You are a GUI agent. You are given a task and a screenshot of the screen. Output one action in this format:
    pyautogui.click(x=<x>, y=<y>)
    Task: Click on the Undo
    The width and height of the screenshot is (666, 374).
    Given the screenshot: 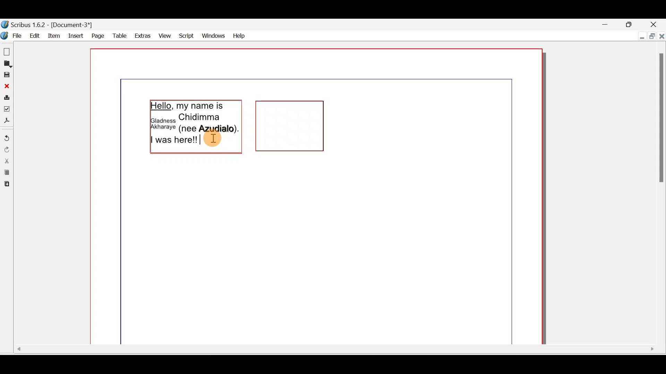 What is the action you would take?
    pyautogui.click(x=7, y=136)
    